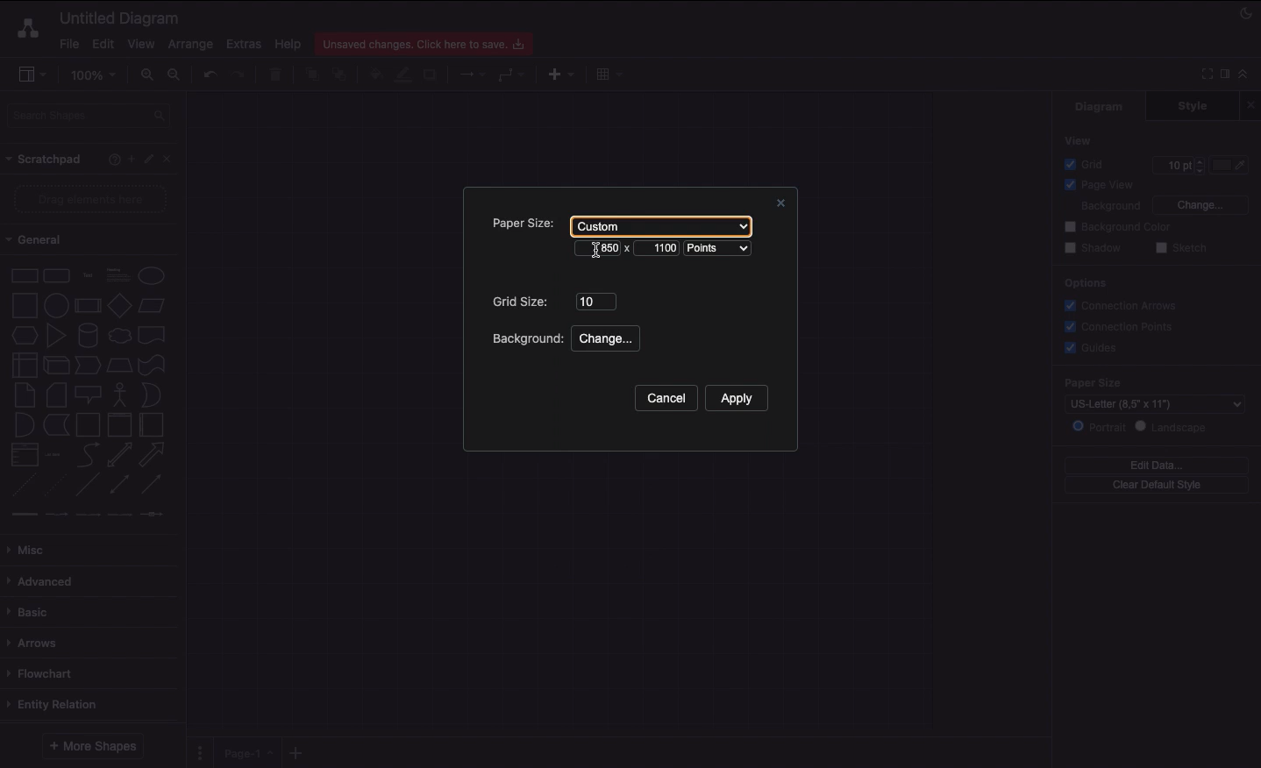 The image size is (1261, 768). Describe the element at coordinates (32, 75) in the screenshot. I see `Sidebar ` at that location.